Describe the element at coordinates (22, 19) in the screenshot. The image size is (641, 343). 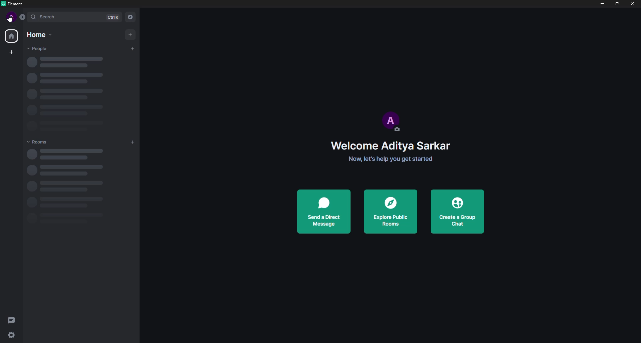
I see `expand` at that location.